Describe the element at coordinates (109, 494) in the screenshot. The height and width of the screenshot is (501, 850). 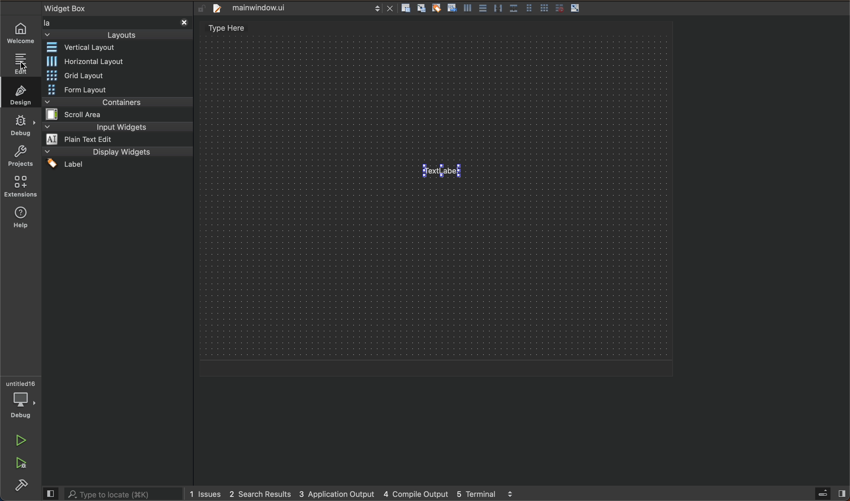
I see `Type to locate` at that location.